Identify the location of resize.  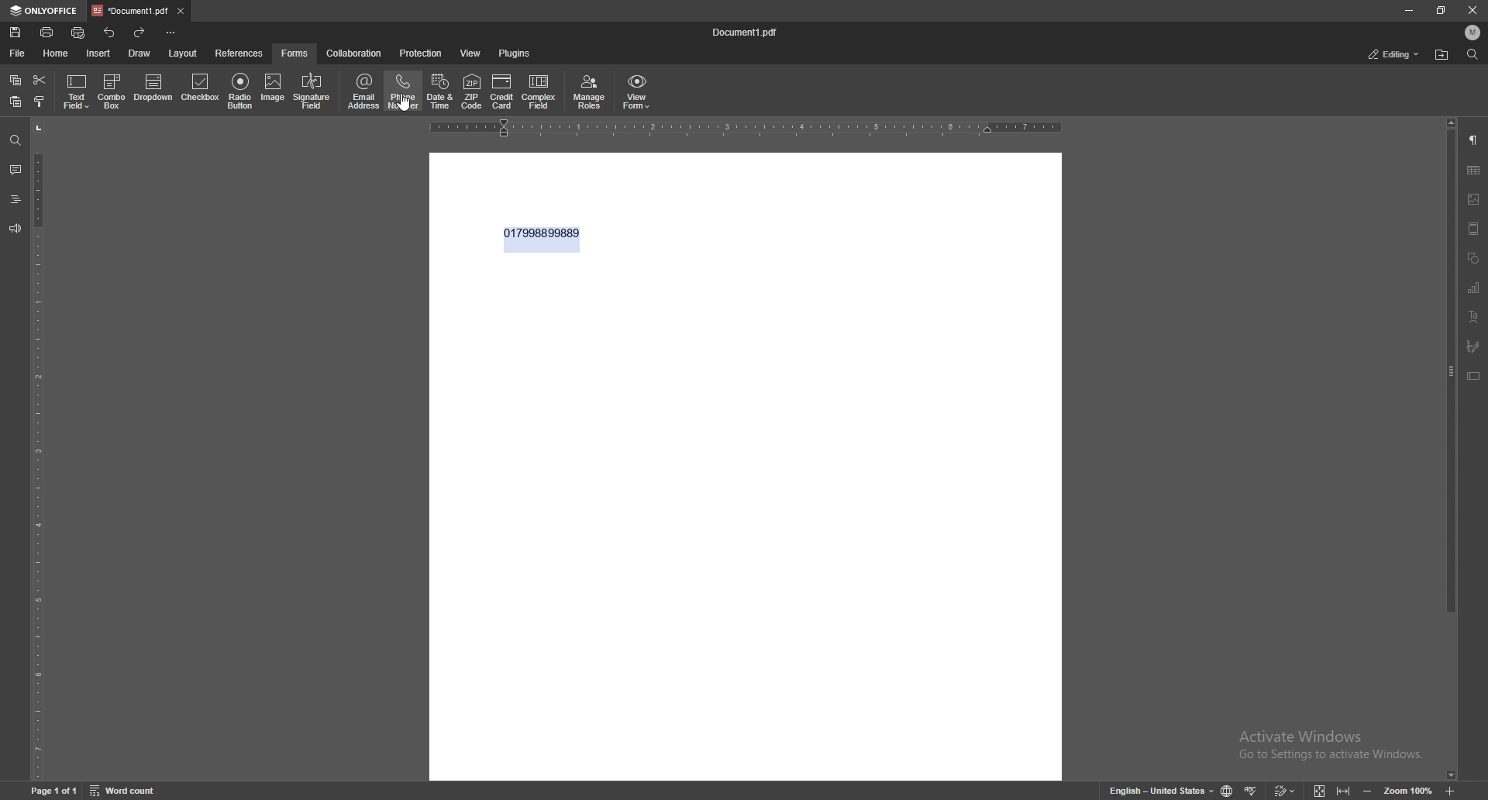
(1443, 11).